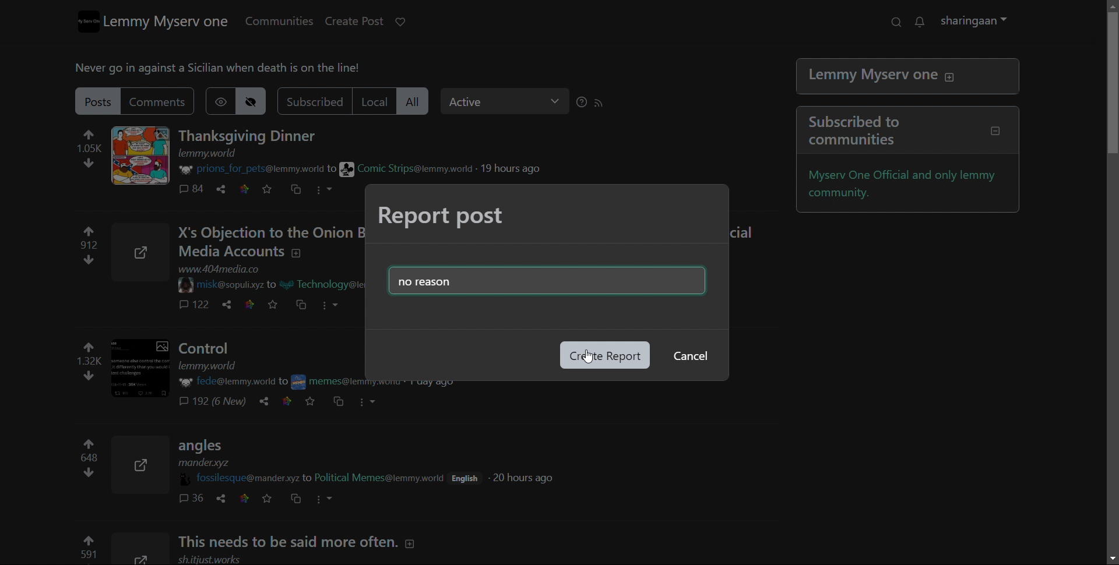 This screenshot has height=565, width=1119. I want to click on rss, so click(605, 103).